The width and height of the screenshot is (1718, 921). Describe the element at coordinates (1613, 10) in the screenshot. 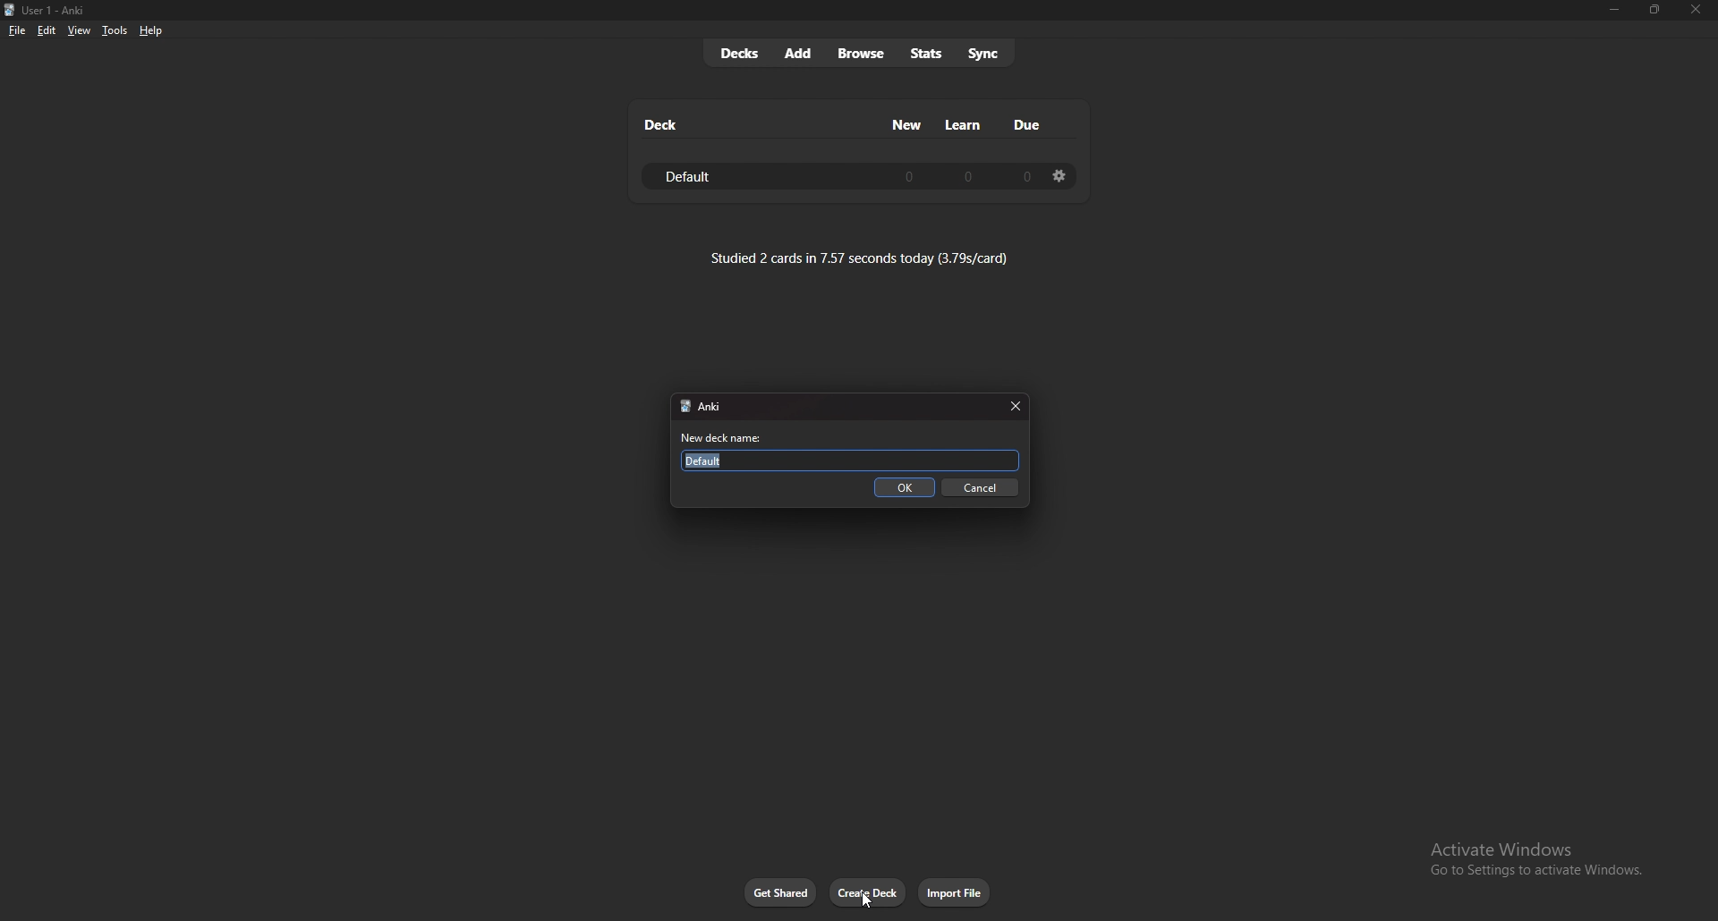

I see `minimize` at that location.